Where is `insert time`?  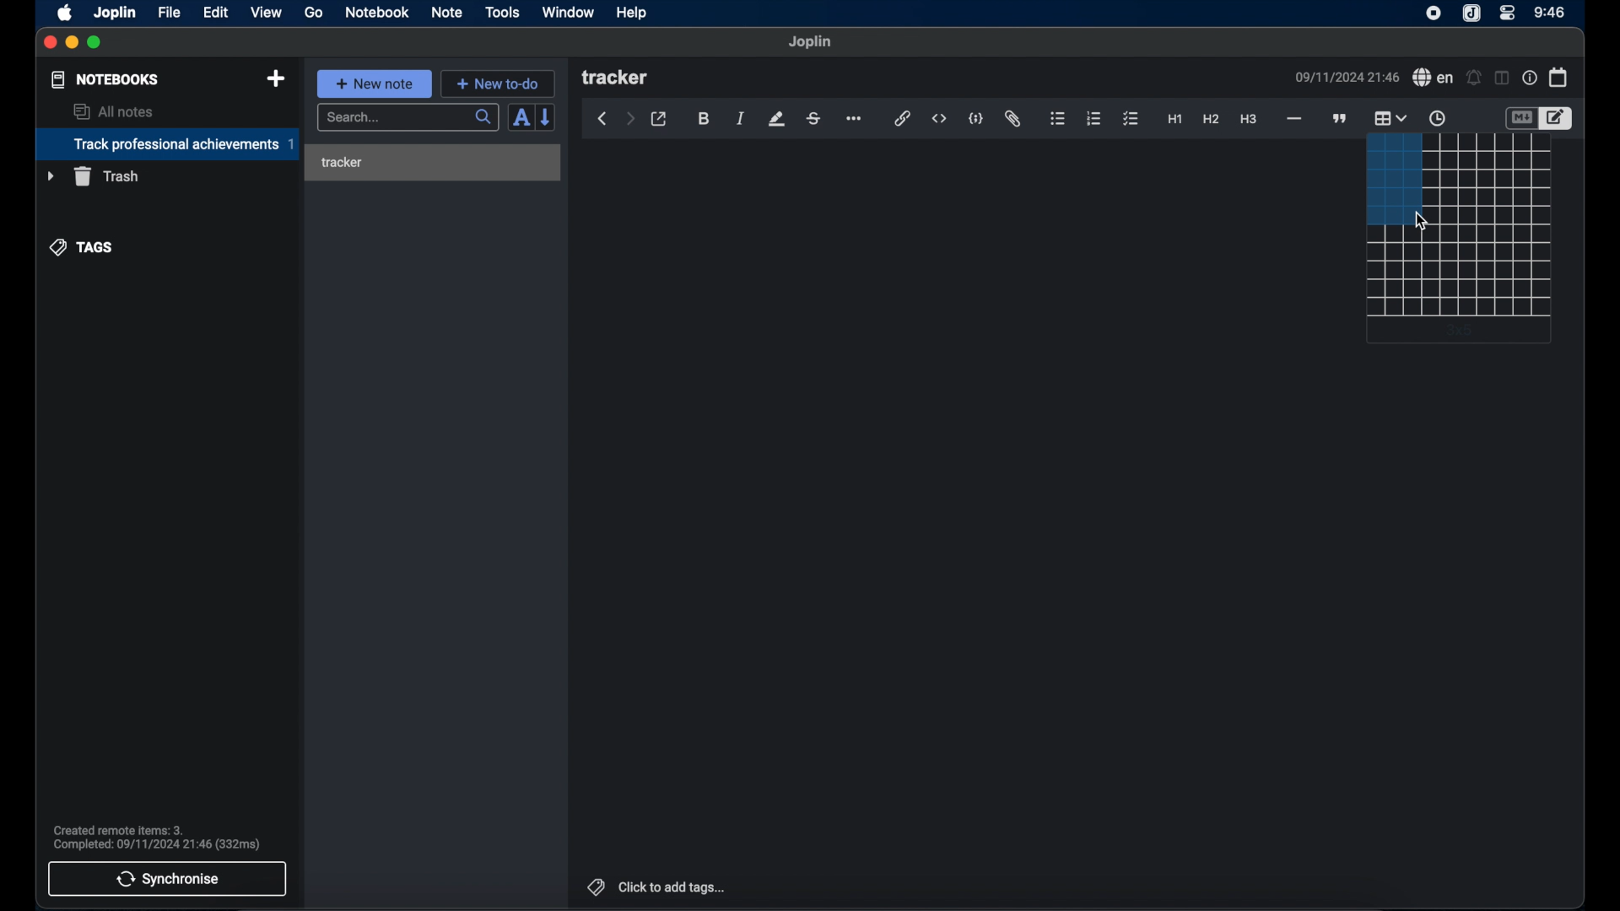
insert time is located at coordinates (1437, 119).